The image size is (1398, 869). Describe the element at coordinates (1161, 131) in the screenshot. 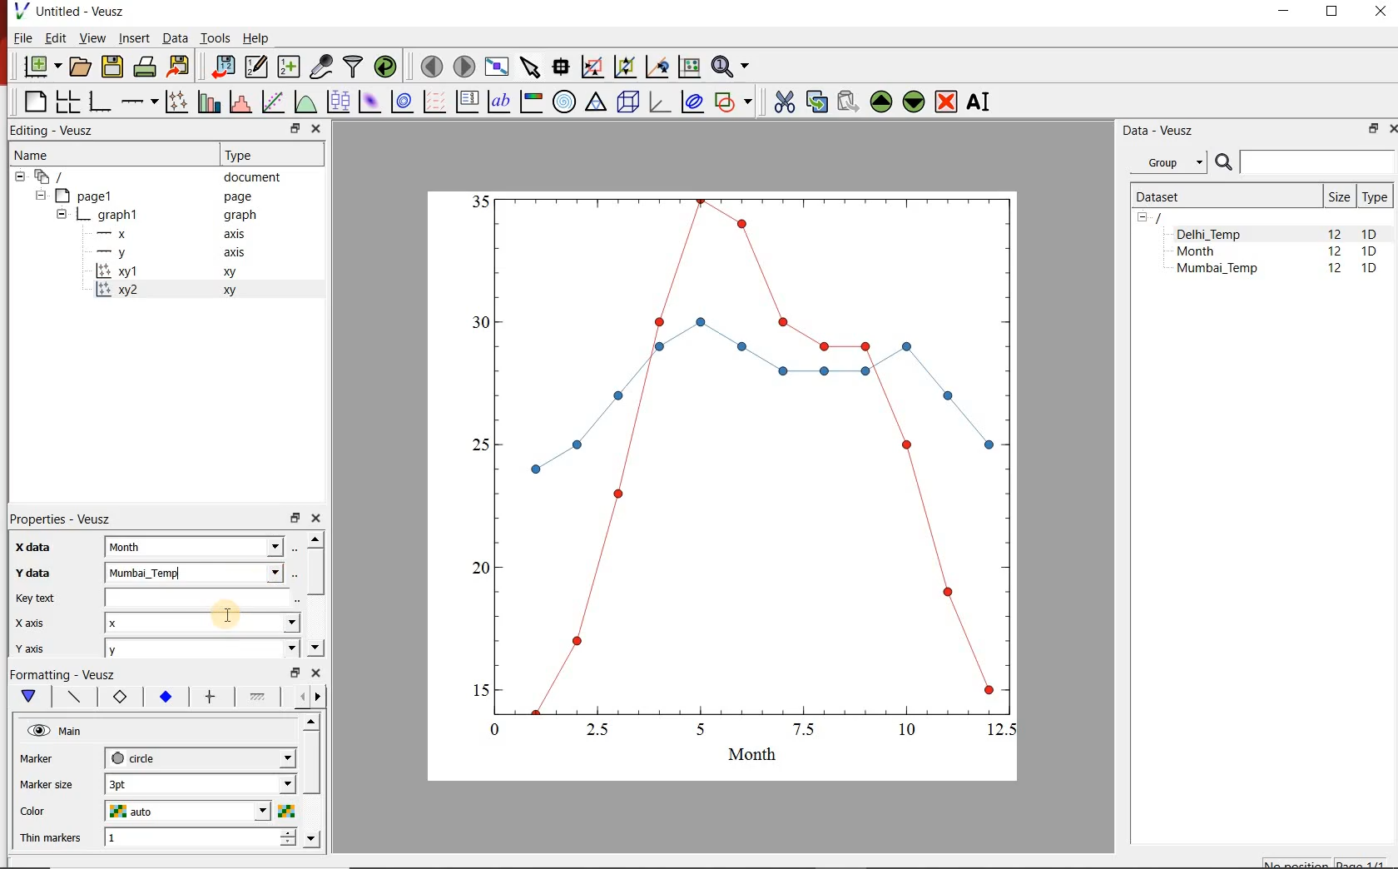

I see `Data - Veusz` at that location.